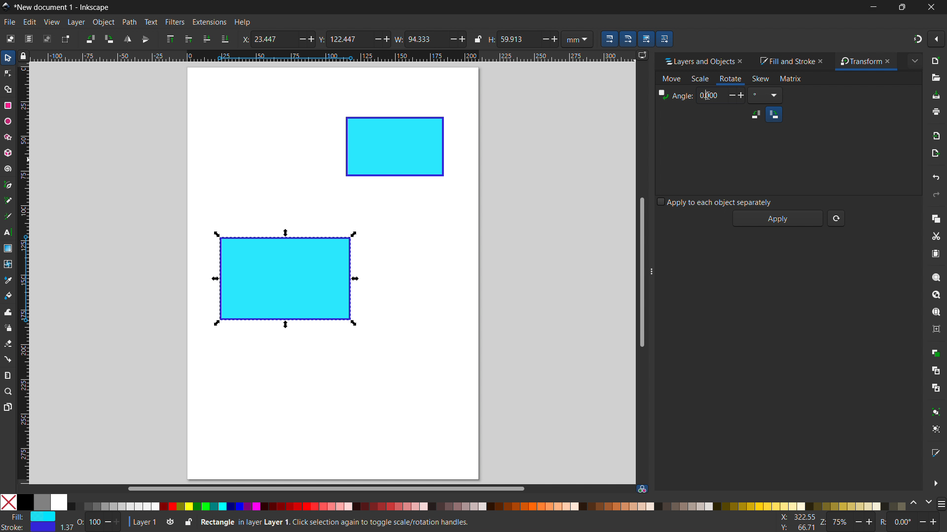 The height and width of the screenshot is (532, 947). What do you see at coordinates (937, 61) in the screenshot?
I see `new` at bounding box center [937, 61].